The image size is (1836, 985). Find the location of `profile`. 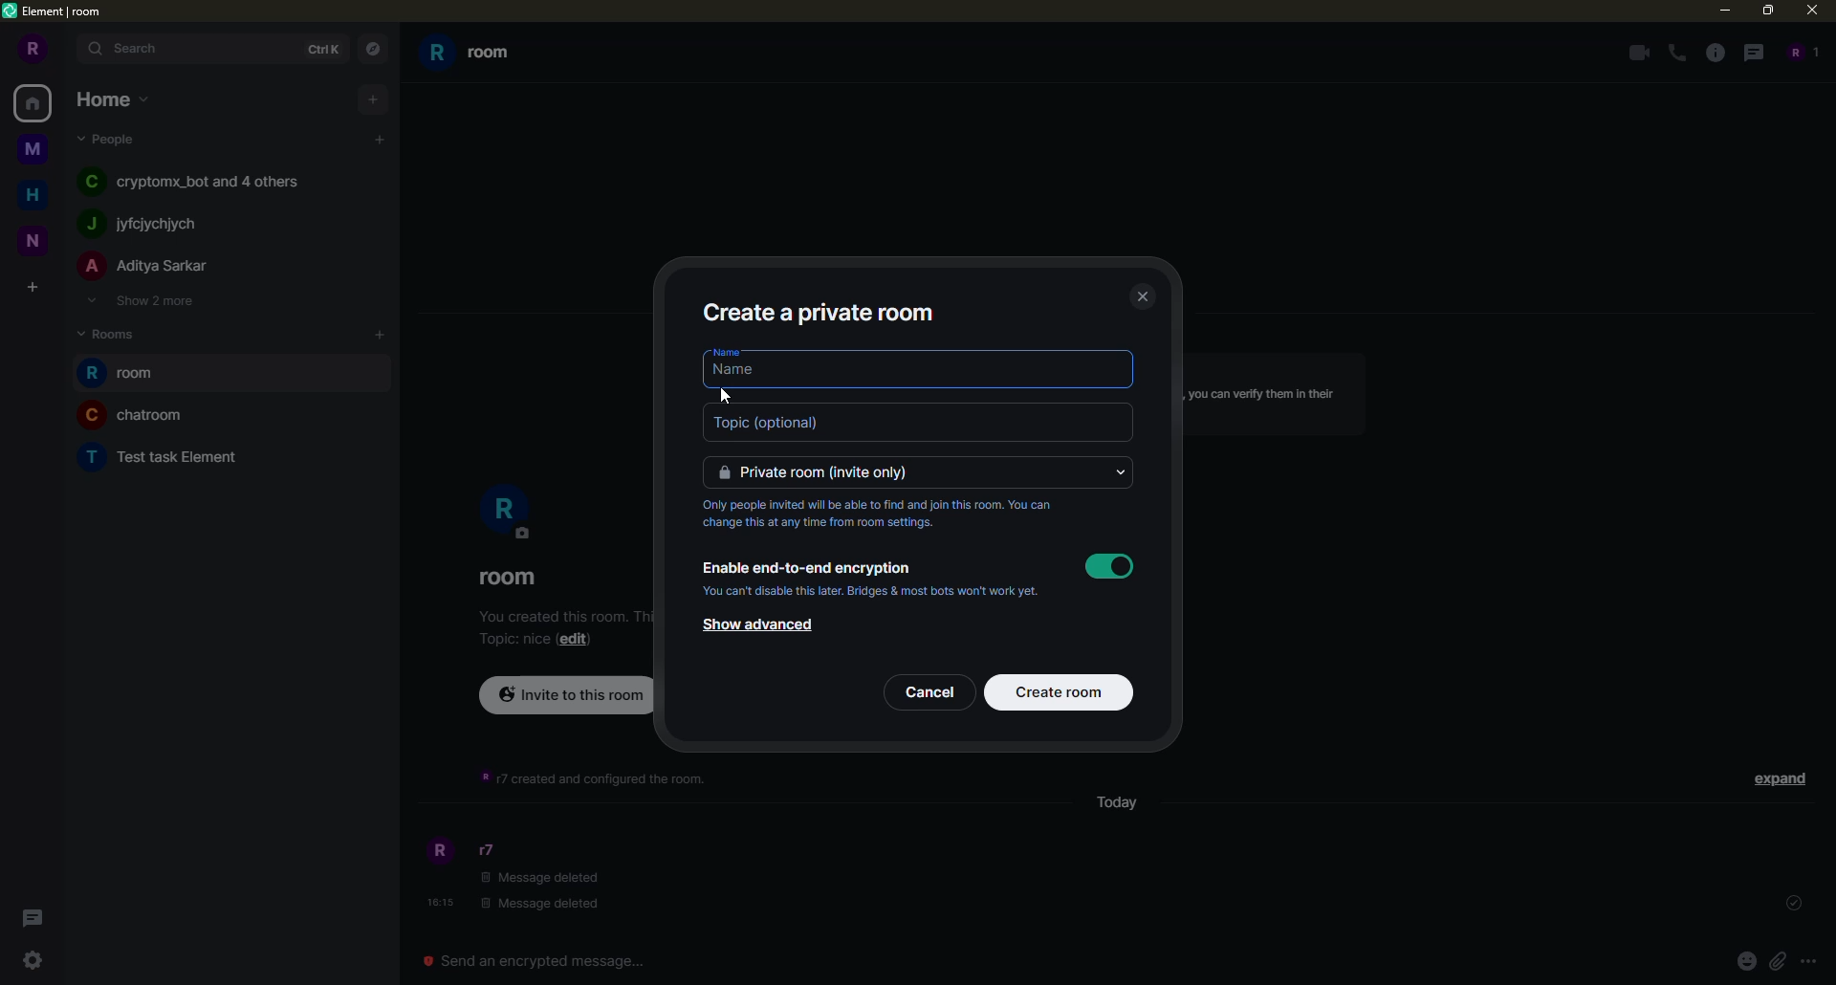

profile is located at coordinates (35, 48).